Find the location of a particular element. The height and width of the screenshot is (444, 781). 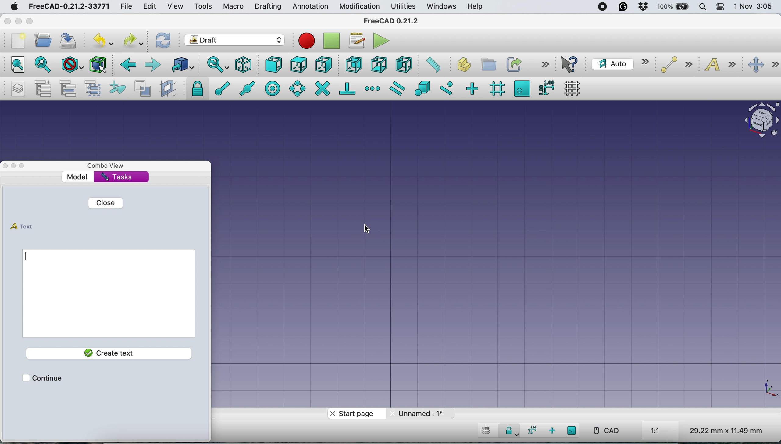

file is located at coordinates (127, 7).